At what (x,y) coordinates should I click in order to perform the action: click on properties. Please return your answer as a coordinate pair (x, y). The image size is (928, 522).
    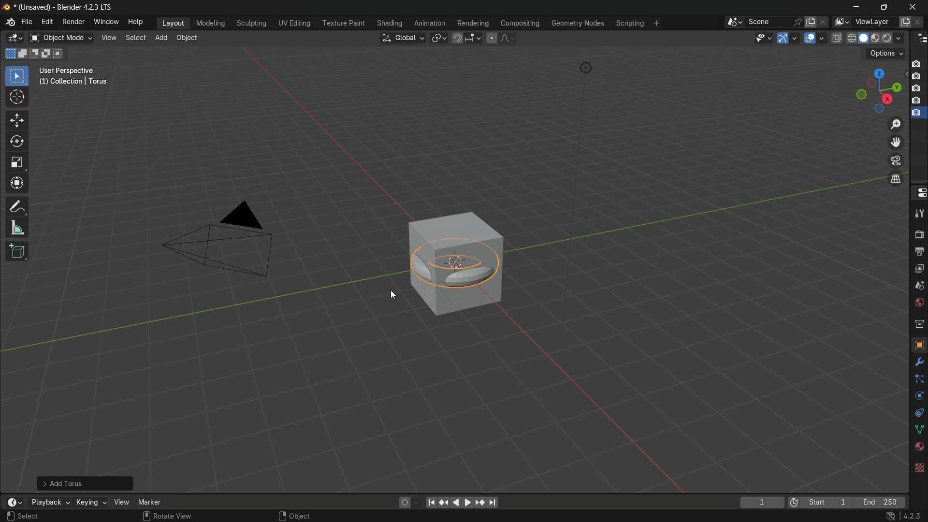
    Looking at the image, I should click on (919, 192).